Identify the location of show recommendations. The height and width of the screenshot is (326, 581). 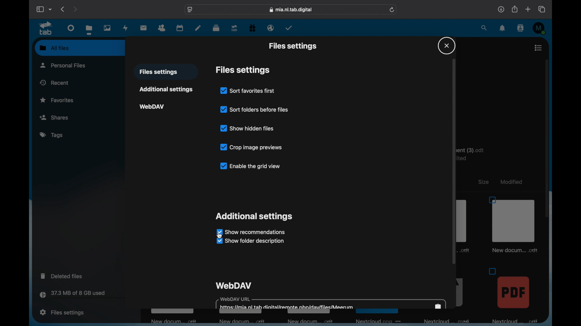
(252, 232).